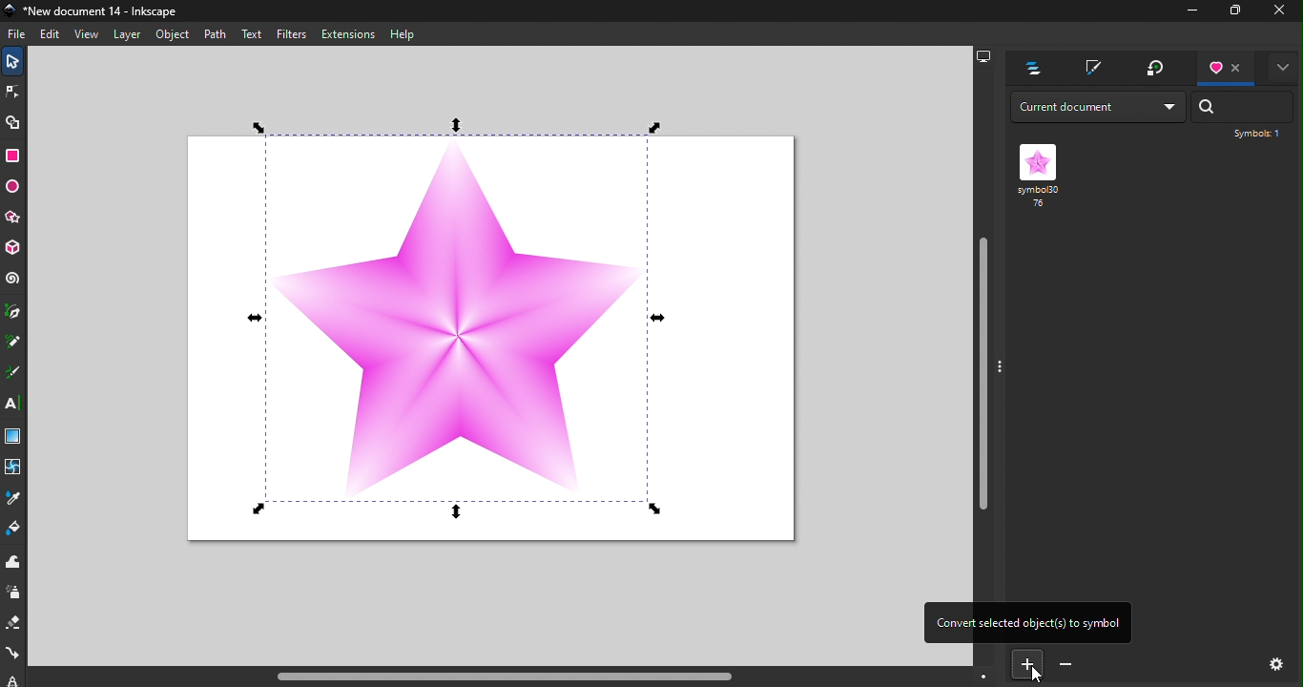 The height and width of the screenshot is (687, 1303). Describe the element at coordinates (1280, 10) in the screenshot. I see `close` at that location.